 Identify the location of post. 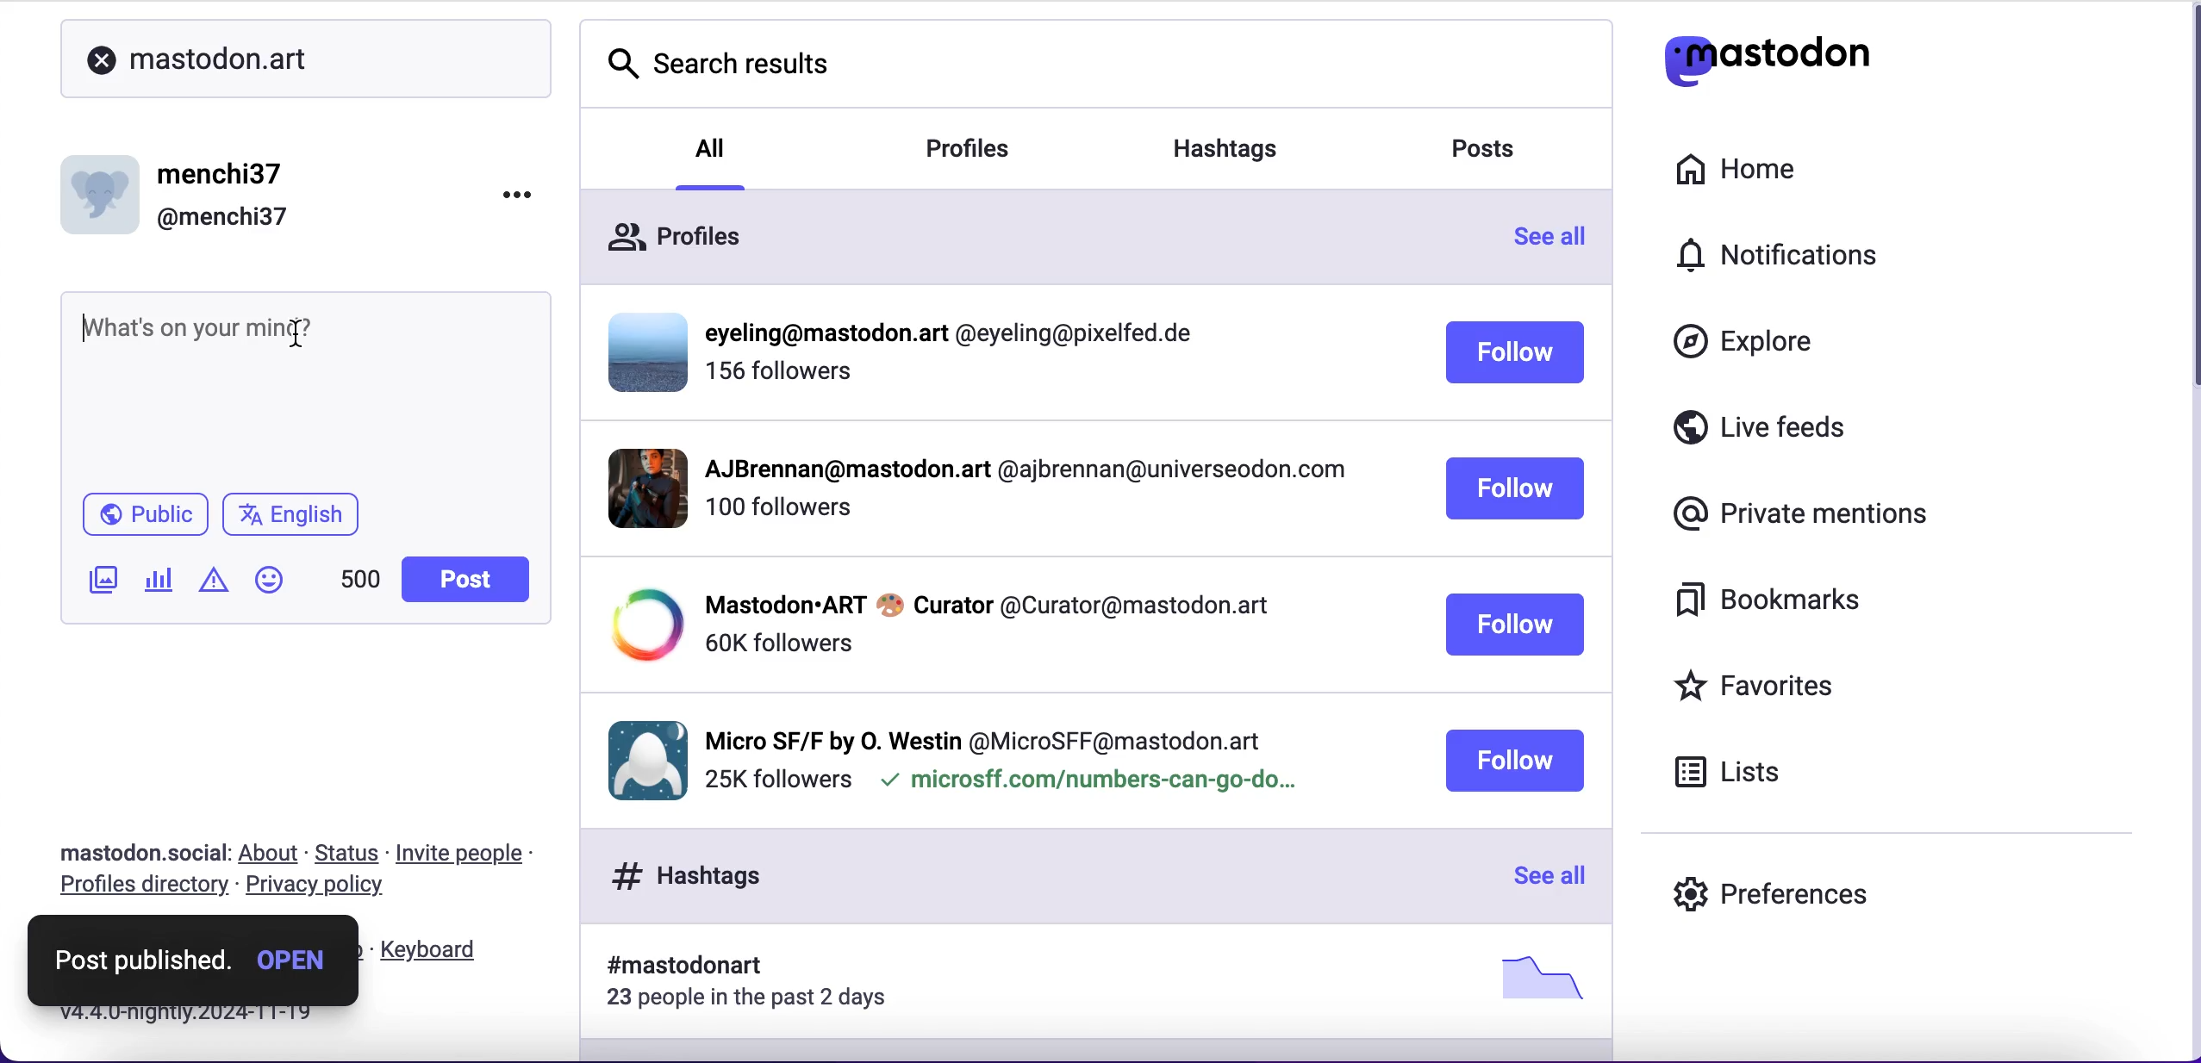
(458, 577).